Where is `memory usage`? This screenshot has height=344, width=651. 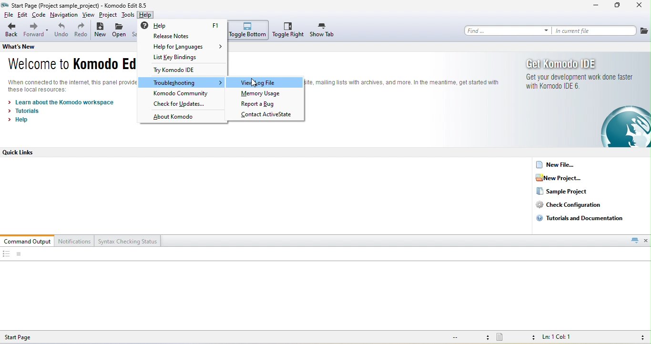
memory usage is located at coordinates (263, 94).